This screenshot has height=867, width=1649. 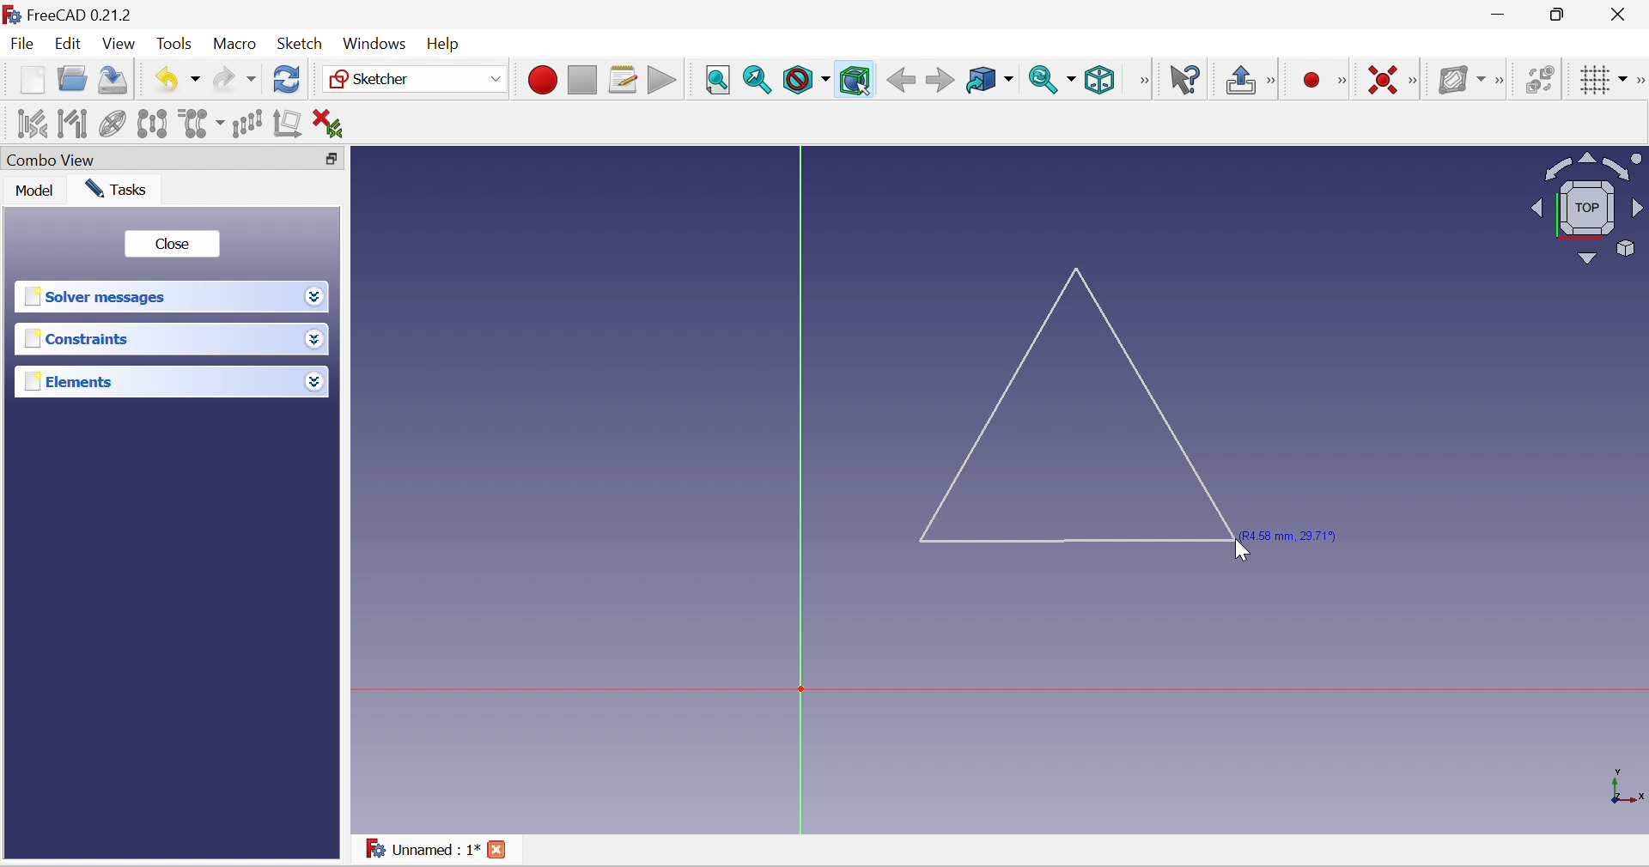 What do you see at coordinates (1277, 82) in the screenshot?
I see `[Sketcher edit mode]` at bounding box center [1277, 82].